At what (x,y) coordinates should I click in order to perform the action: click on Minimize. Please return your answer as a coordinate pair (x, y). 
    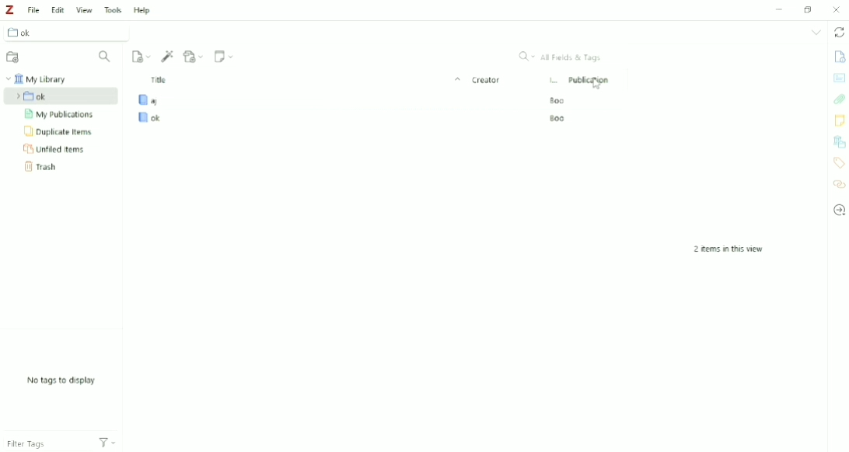
    Looking at the image, I should click on (781, 9).